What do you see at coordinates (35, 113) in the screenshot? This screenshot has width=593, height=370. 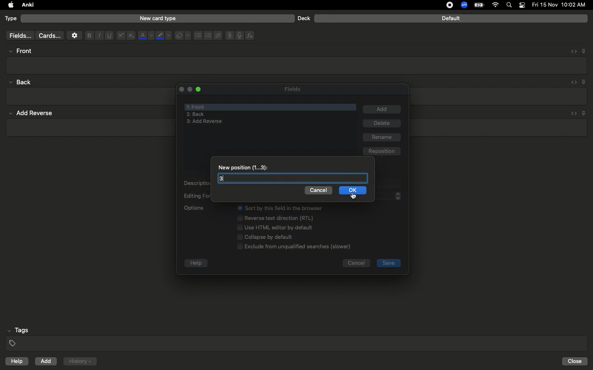 I see `add reverse` at bounding box center [35, 113].